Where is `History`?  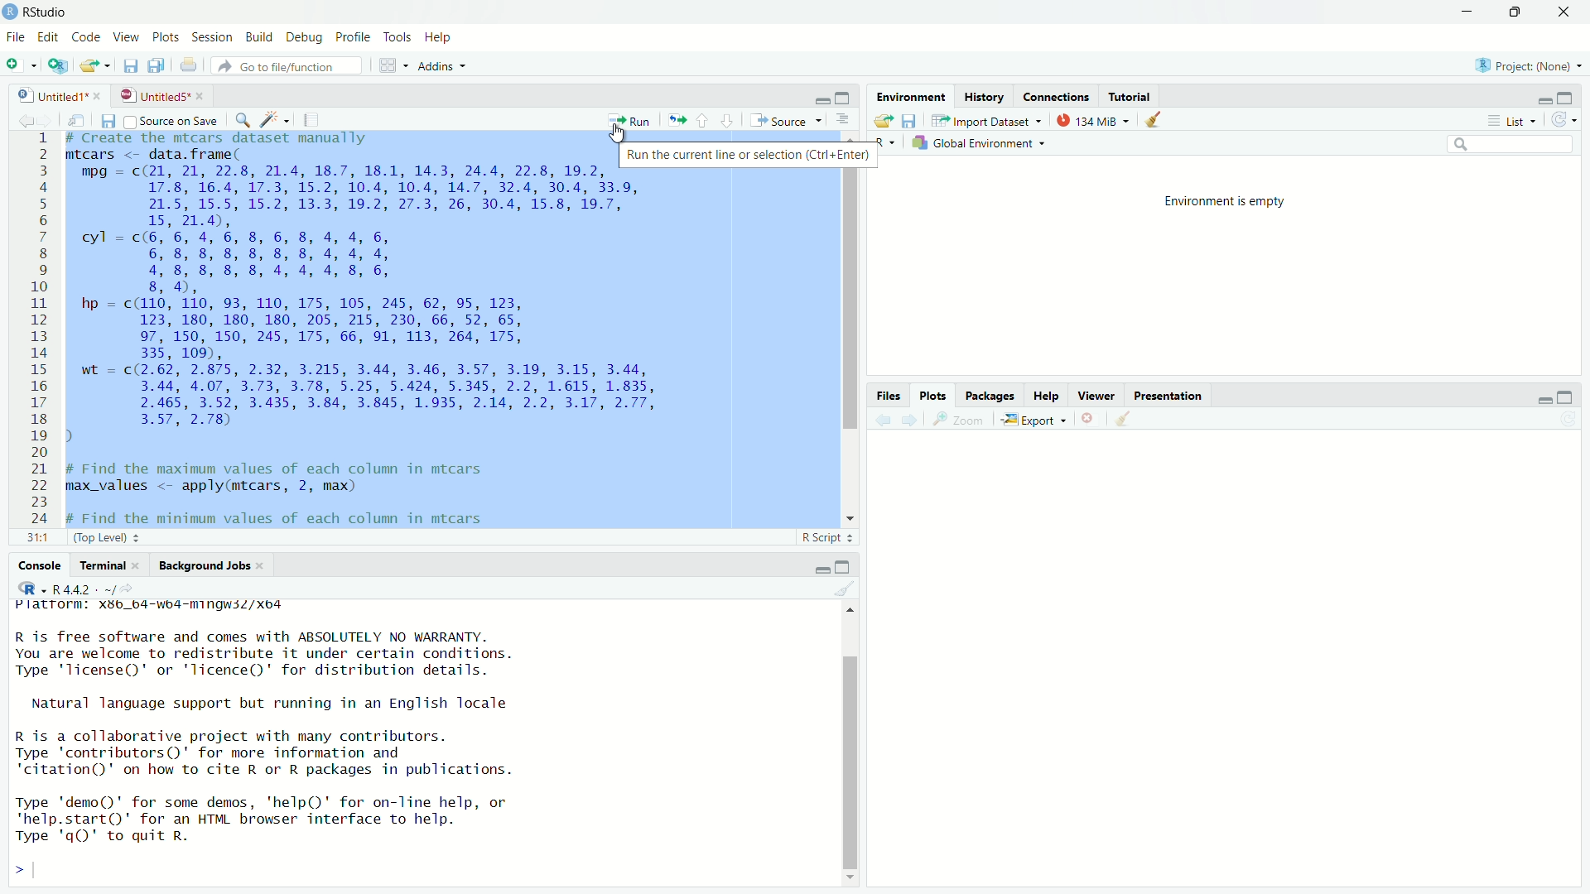 History is located at coordinates (988, 97).